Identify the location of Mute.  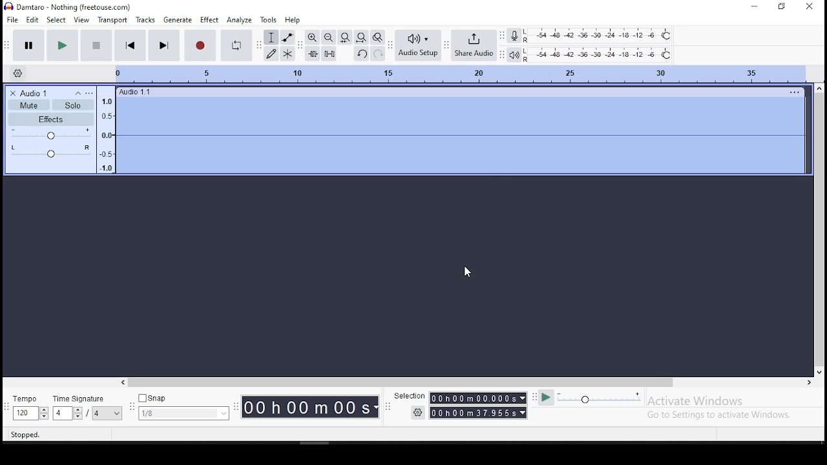
(29, 106).